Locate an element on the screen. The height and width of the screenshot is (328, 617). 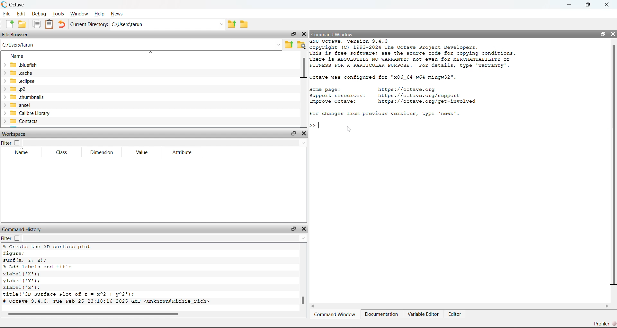
File is located at coordinates (7, 14).